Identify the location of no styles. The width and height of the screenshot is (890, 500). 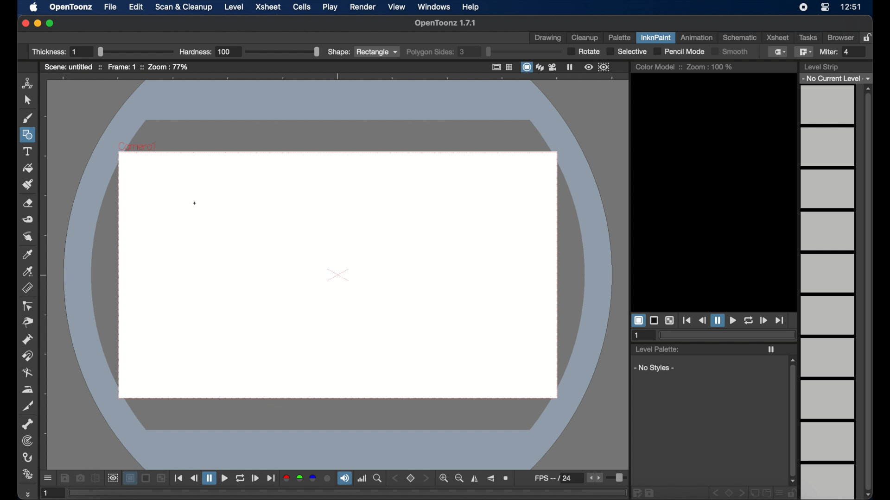
(653, 368).